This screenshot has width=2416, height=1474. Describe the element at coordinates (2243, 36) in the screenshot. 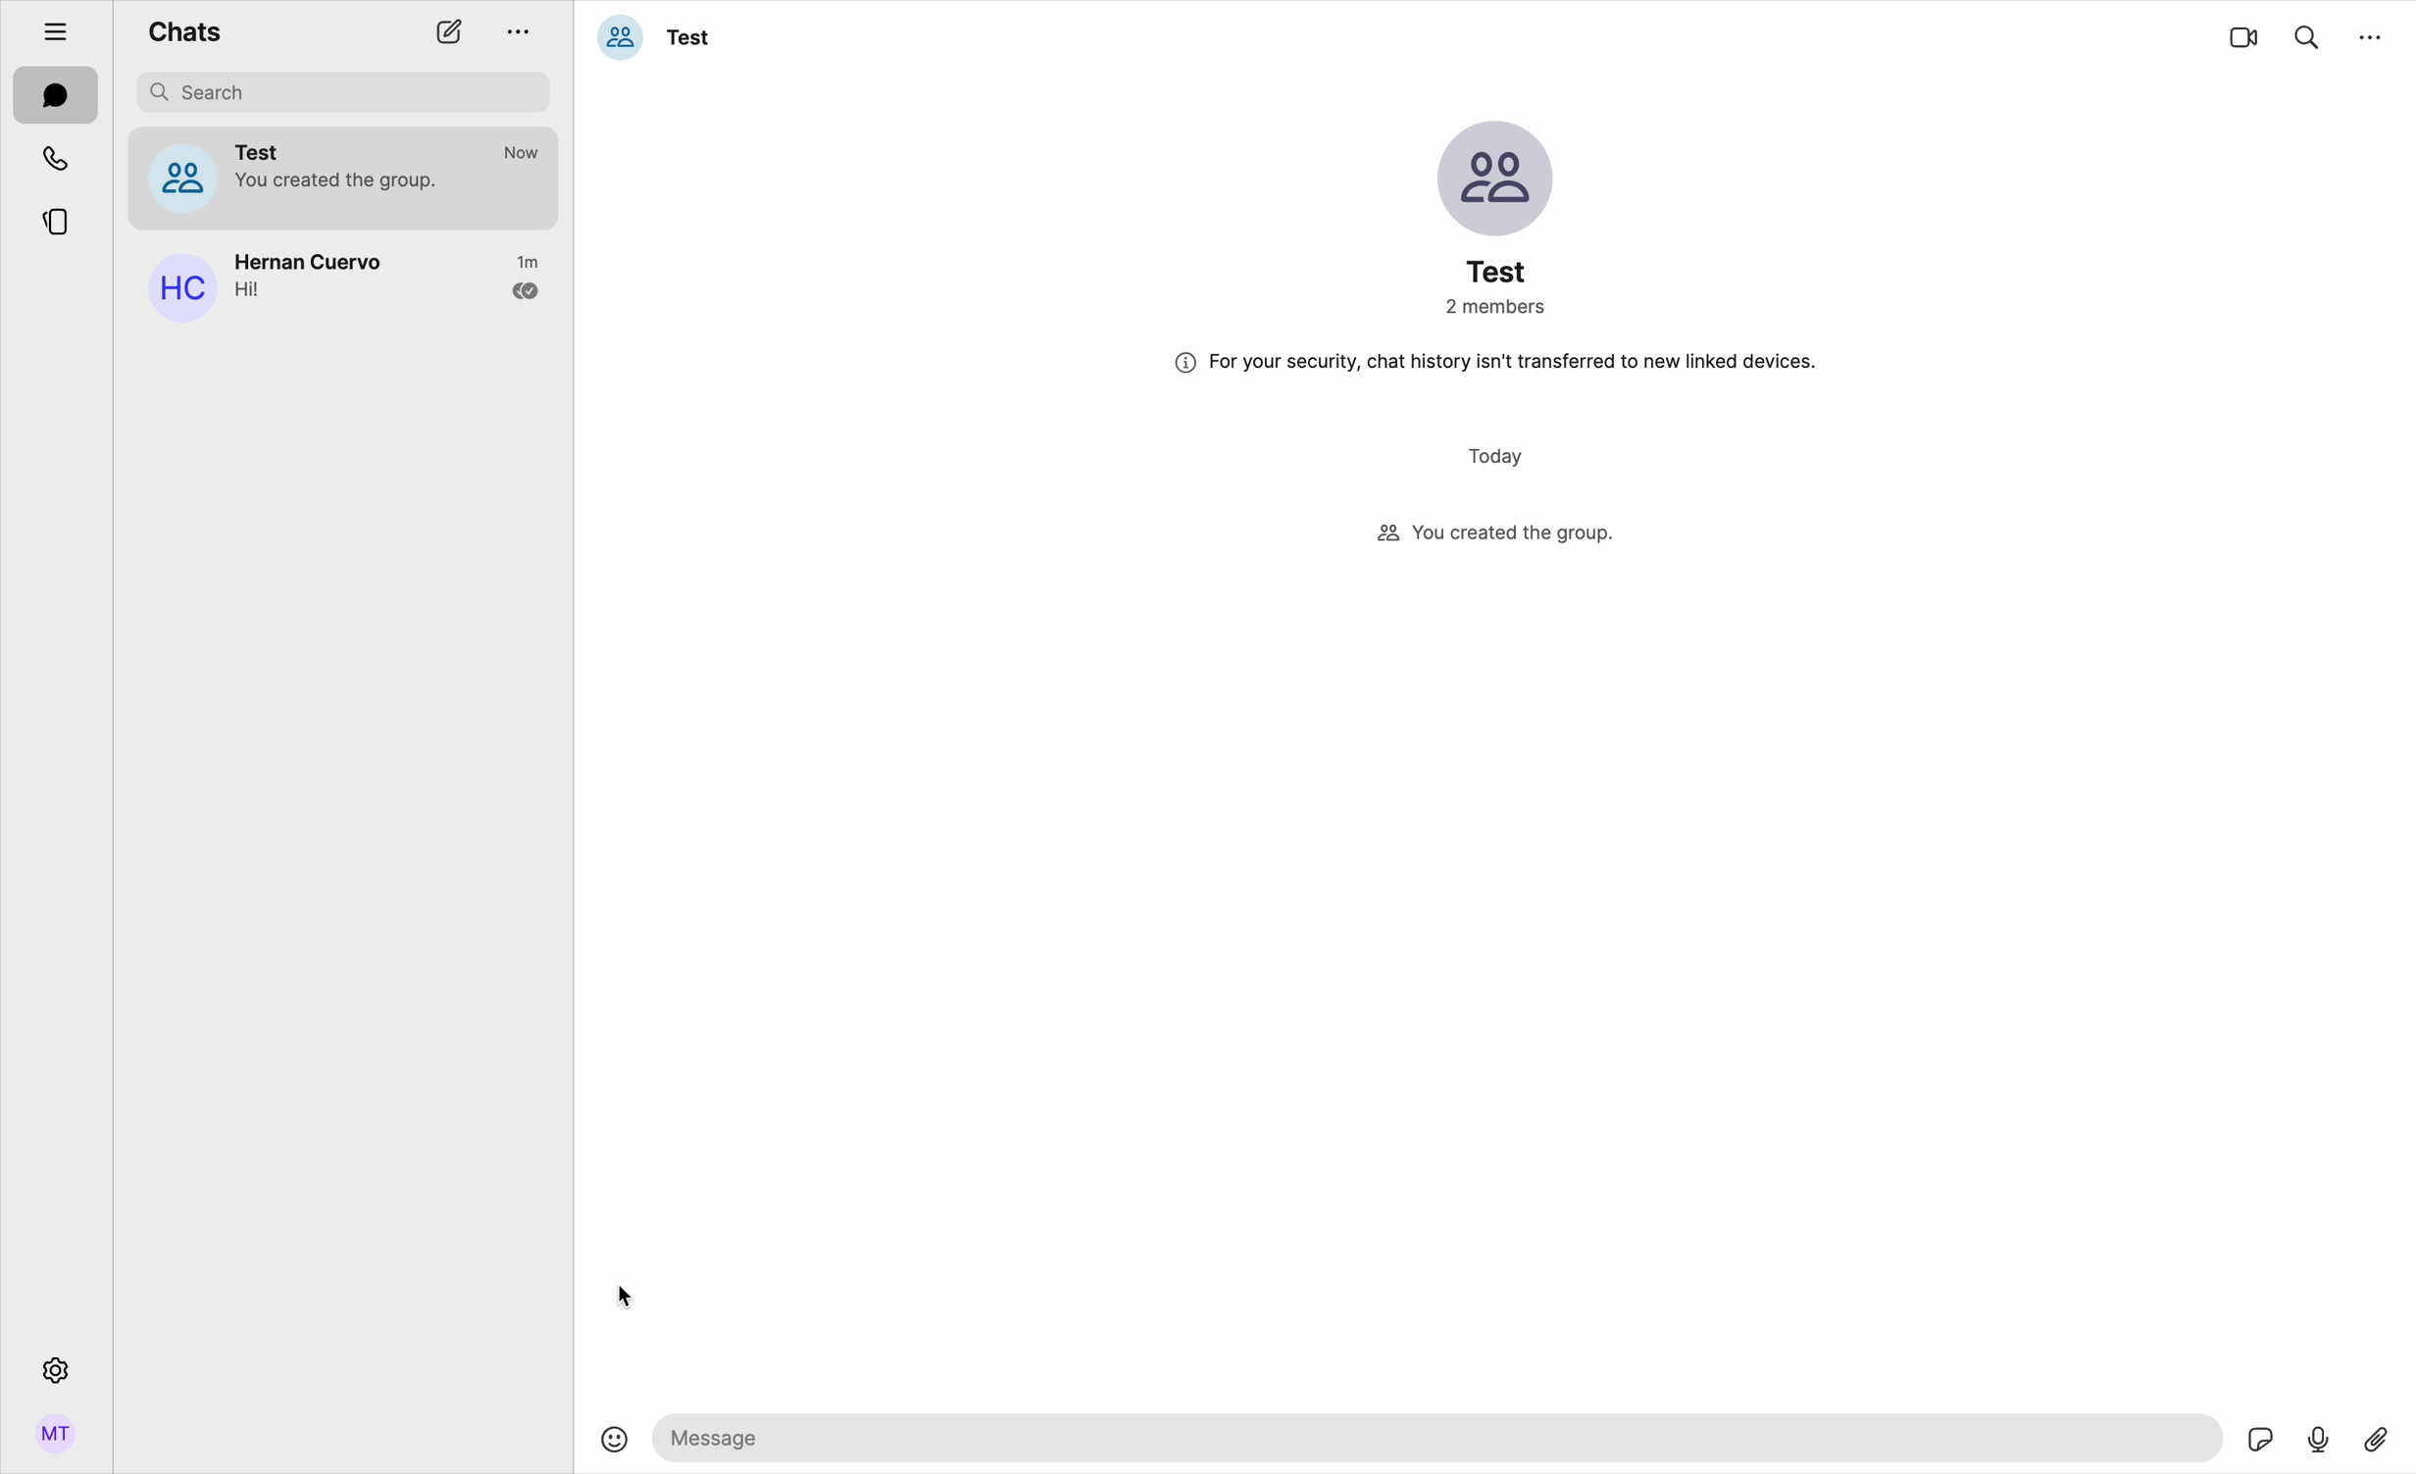

I see `videocall` at that location.